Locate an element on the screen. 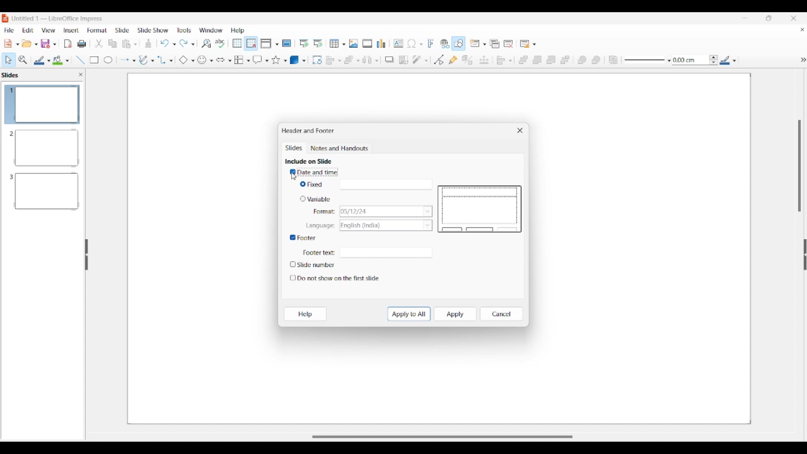  Indicates Footer text box is located at coordinates (319, 253).